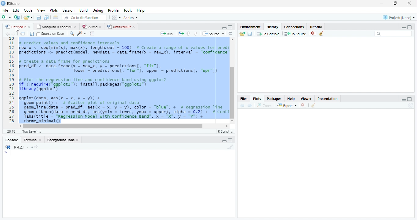 This screenshot has height=220, width=417. What do you see at coordinates (85, 18) in the screenshot?
I see `Go to the file/function` at bounding box center [85, 18].